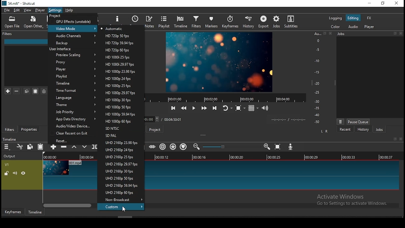 This screenshot has height=228, width=405. I want to click on copy, so click(30, 146).